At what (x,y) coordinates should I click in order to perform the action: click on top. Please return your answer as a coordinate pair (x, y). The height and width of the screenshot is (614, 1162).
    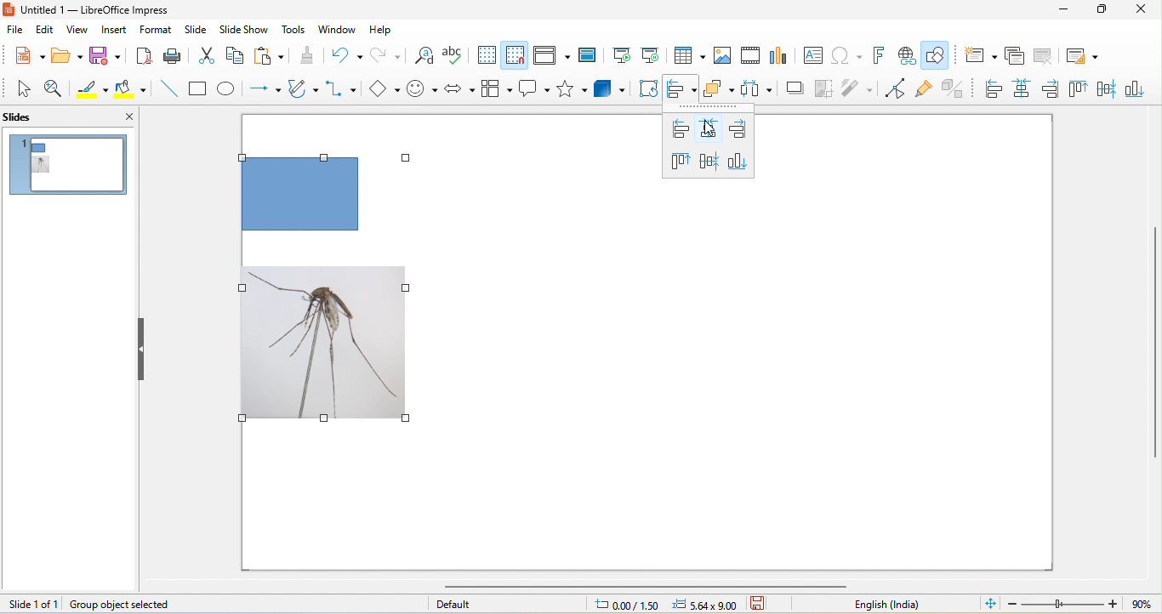
    Looking at the image, I should click on (681, 162).